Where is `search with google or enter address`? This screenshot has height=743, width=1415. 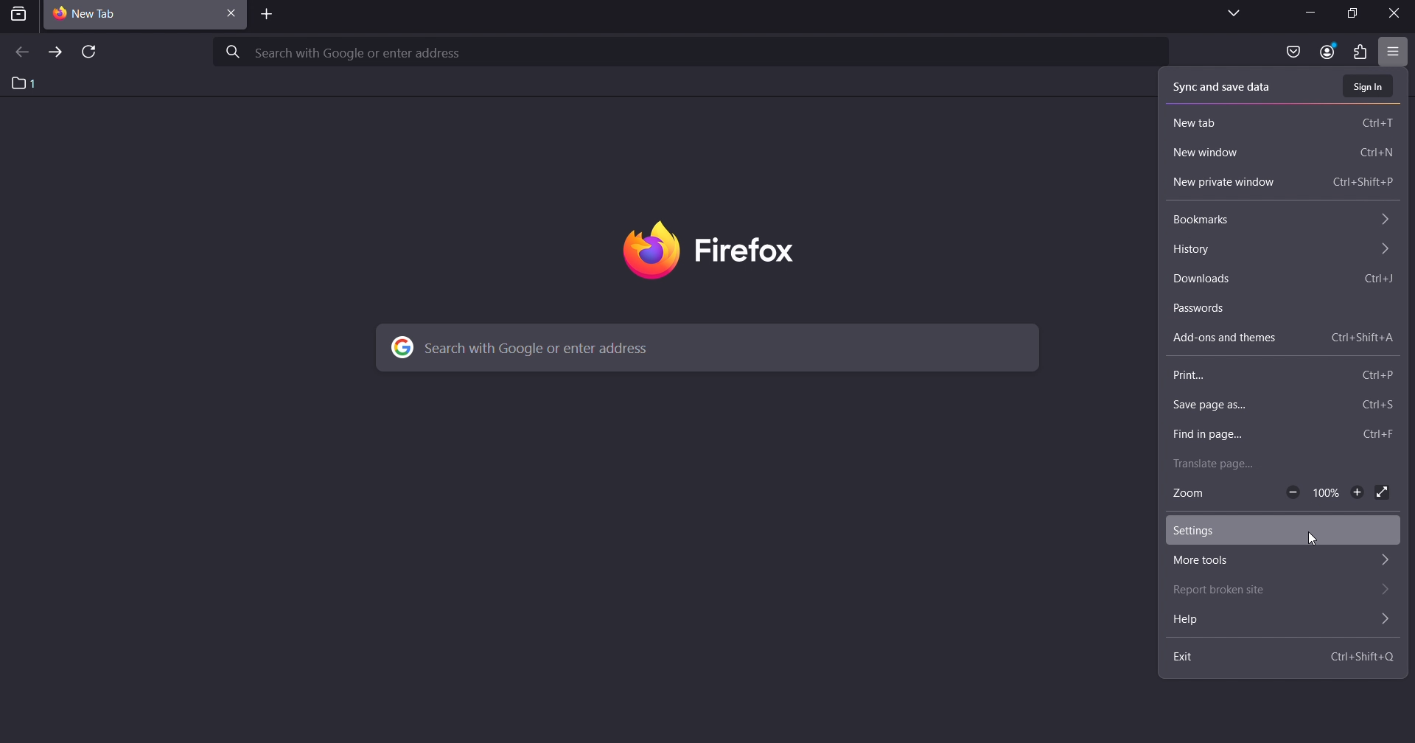 search with google or enter address is located at coordinates (693, 52).